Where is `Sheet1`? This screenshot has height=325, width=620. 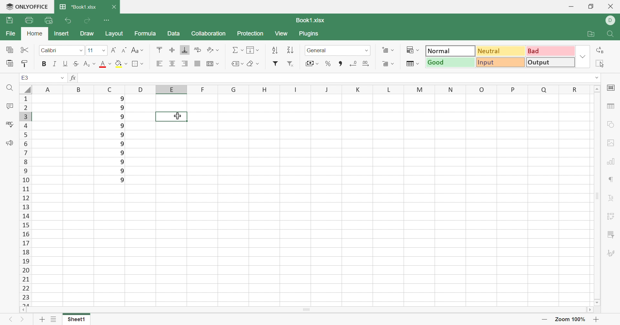 Sheet1 is located at coordinates (78, 320).